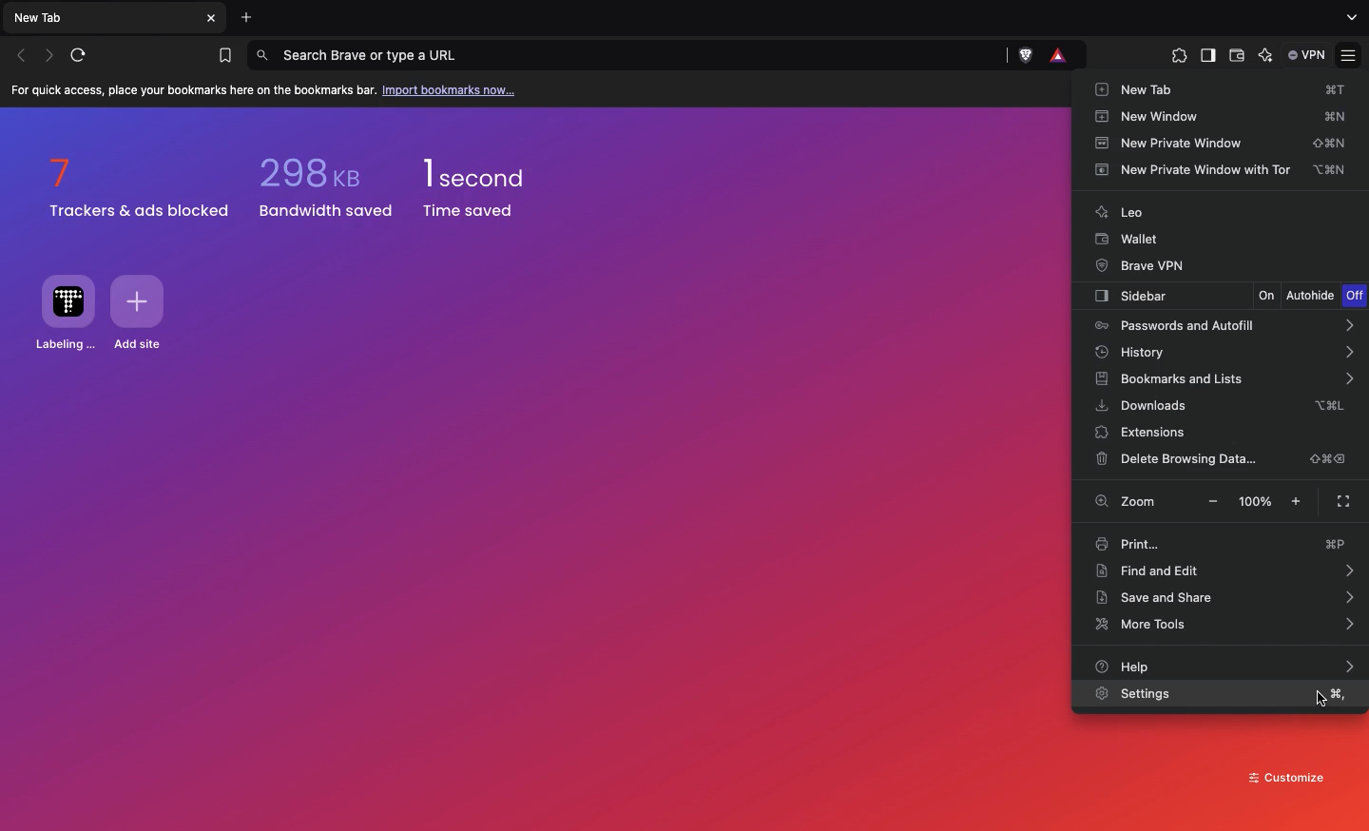 This screenshot has height=831, width=1369. What do you see at coordinates (1140, 264) in the screenshot?
I see `Brave VPN` at bounding box center [1140, 264].